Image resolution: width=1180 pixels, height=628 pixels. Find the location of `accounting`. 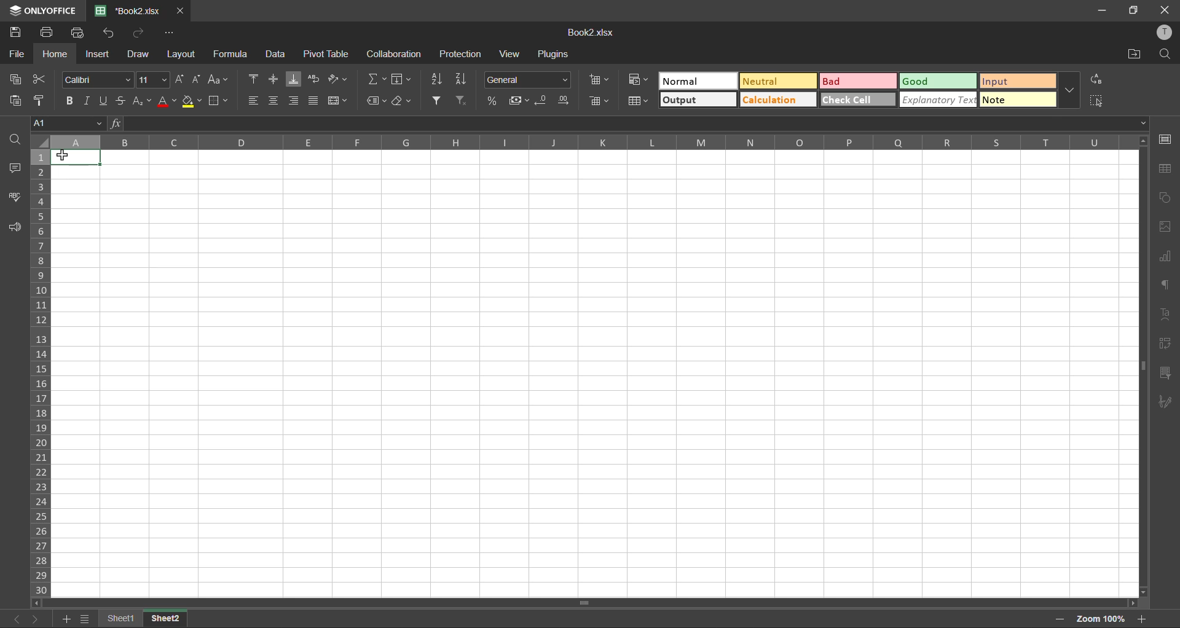

accounting is located at coordinates (521, 101).